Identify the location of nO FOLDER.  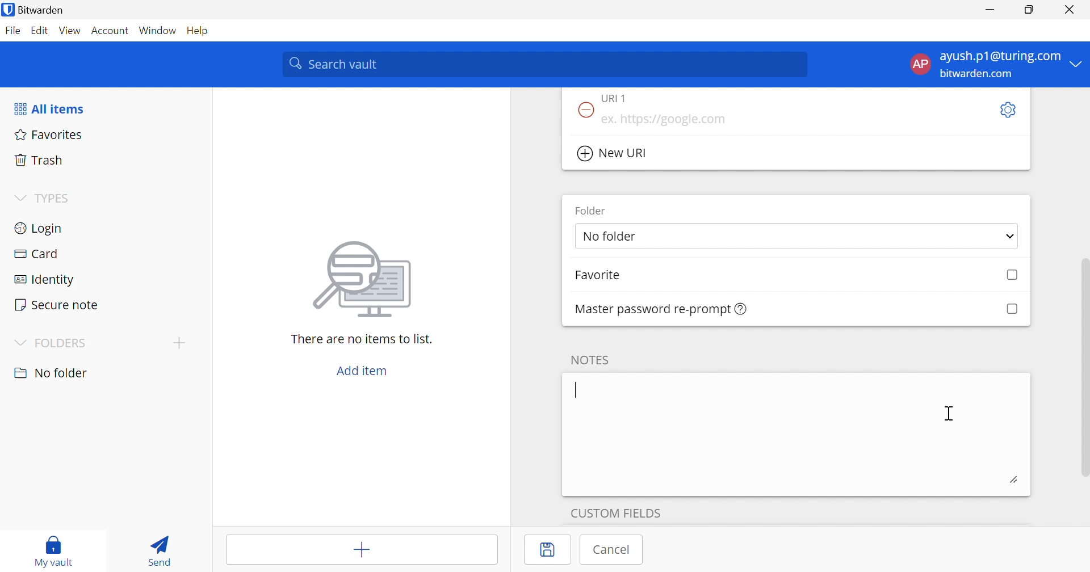
(51, 373).